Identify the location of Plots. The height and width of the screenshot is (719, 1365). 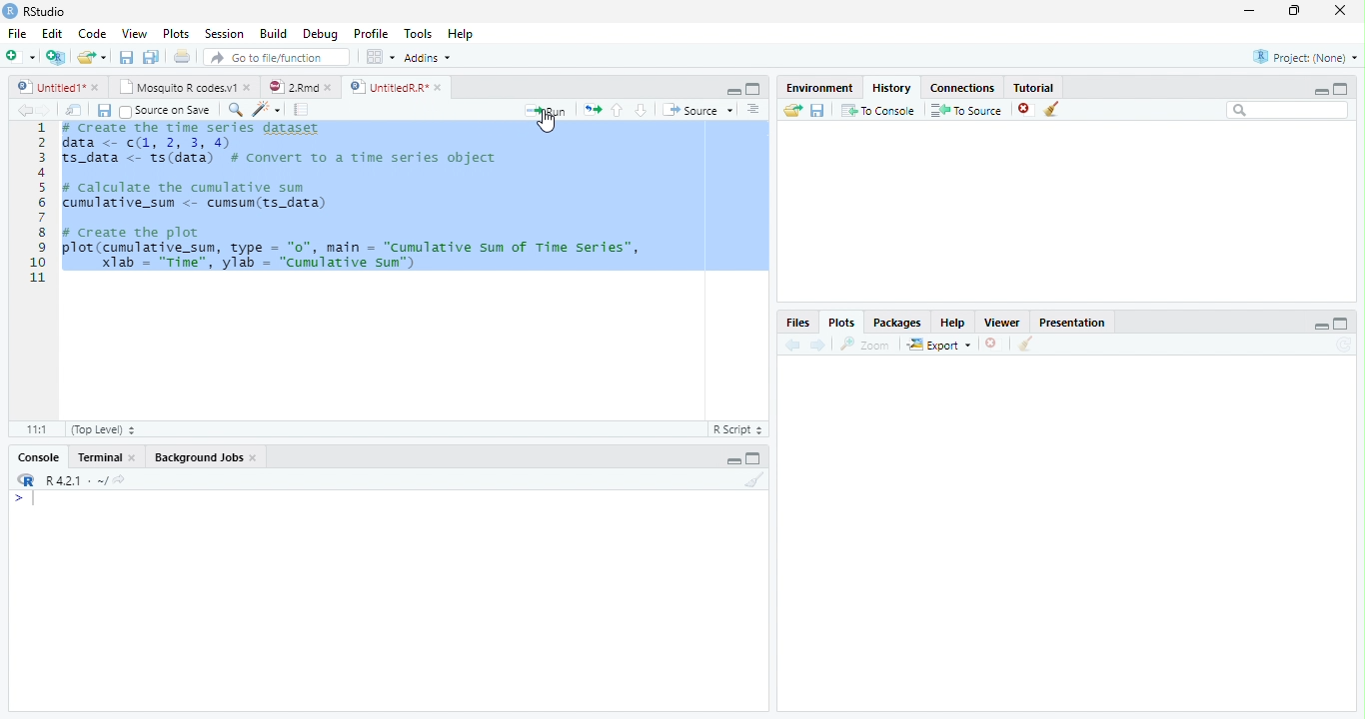
(842, 322).